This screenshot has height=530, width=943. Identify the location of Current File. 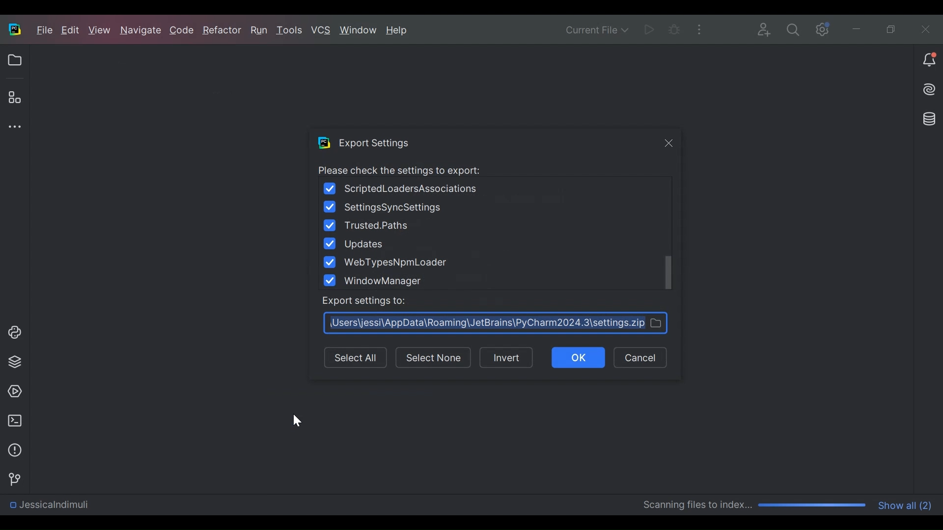
(598, 29).